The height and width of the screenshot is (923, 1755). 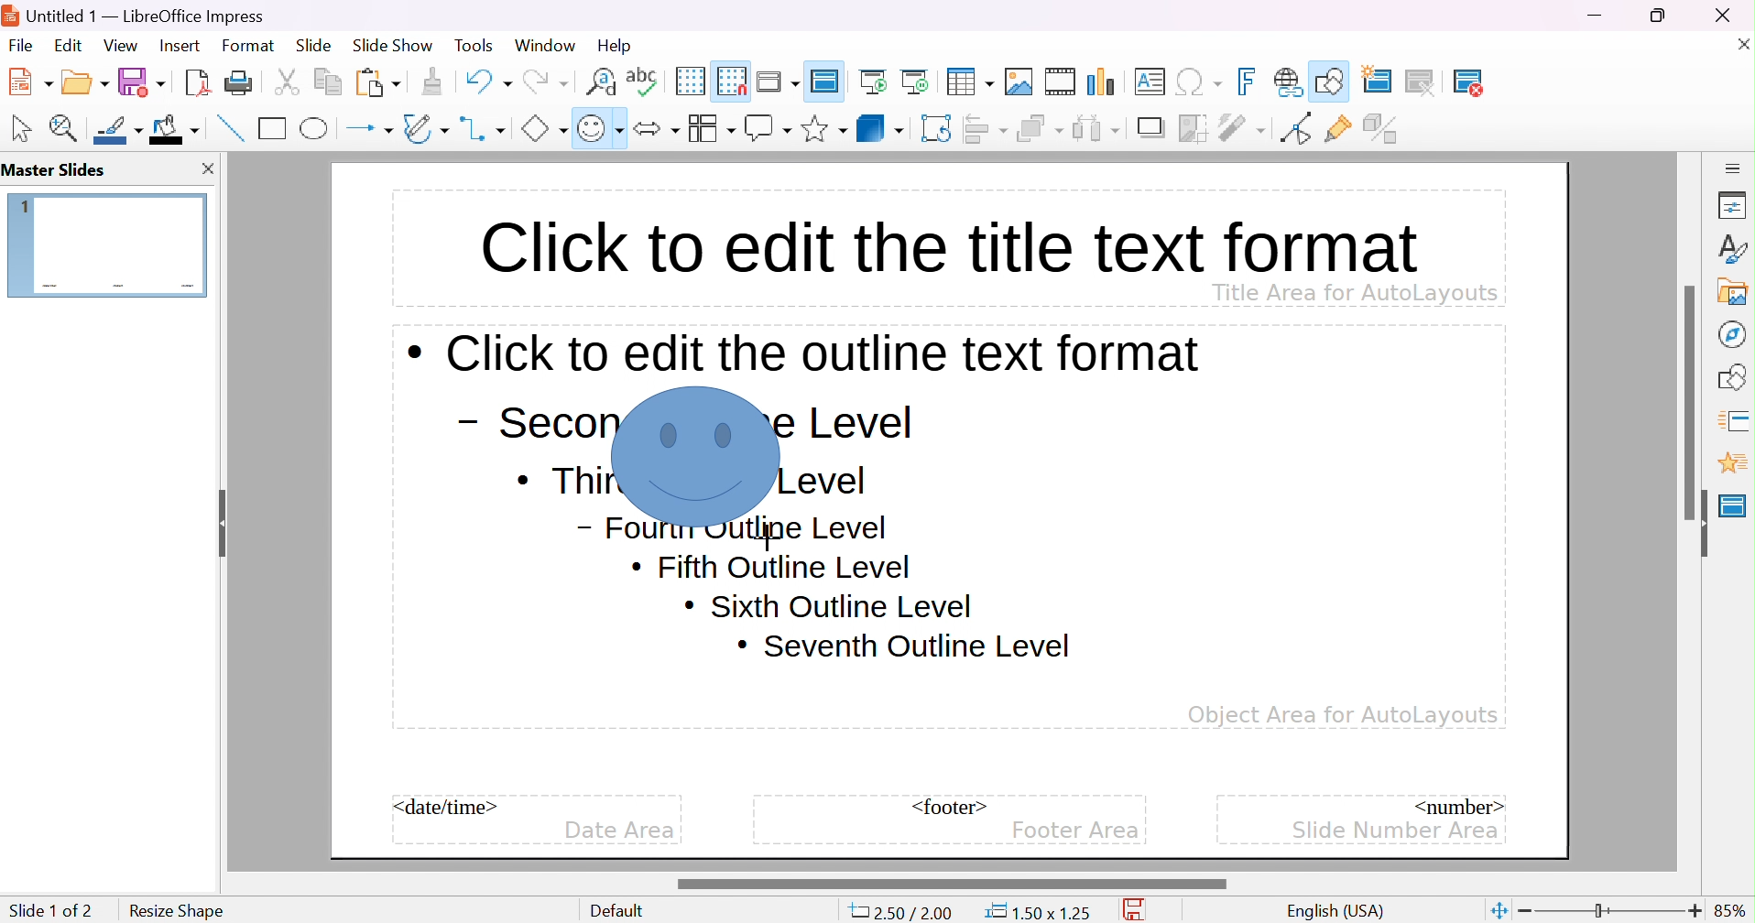 What do you see at coordinates (1332, 79) in the screenshot?
I see `show draw functions` at bounding box center [1332, 79].